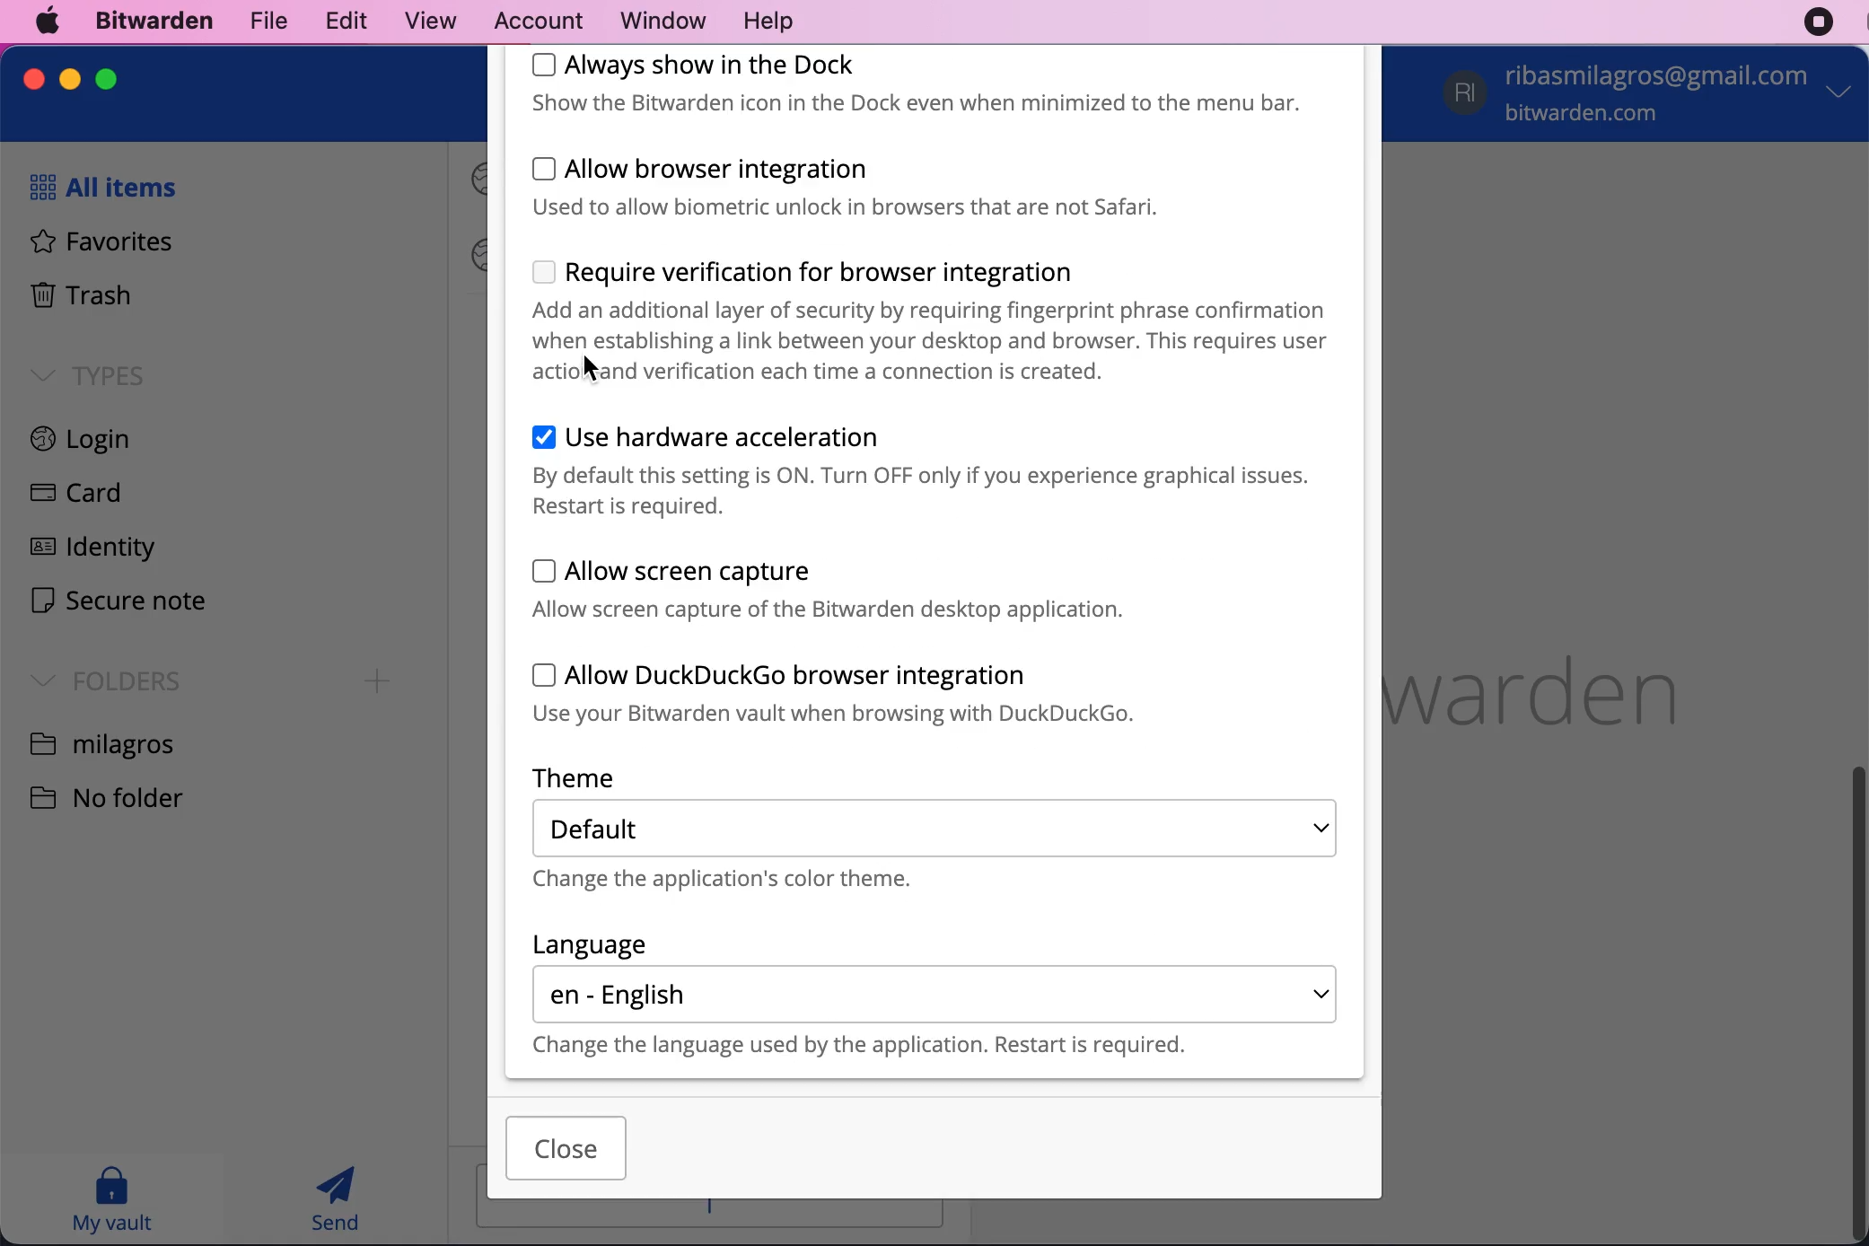 Image resolution: width=1869 pixels, height=1246 pixels. Describe the element at coordinates (591, 944) in the screenshot. I see `language` at that location.